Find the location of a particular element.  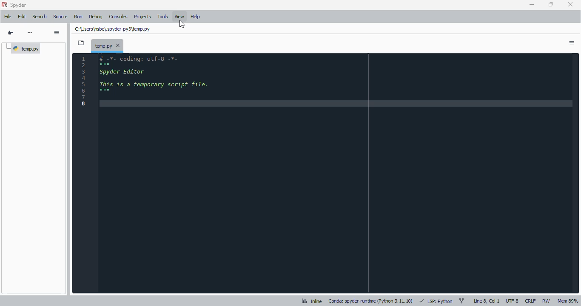

close is located at coordinates (571, 4).